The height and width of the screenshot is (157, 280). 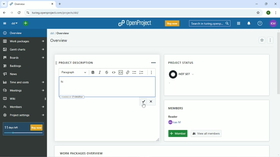 I want to click on Reload this page, so click(x=19, y=13).